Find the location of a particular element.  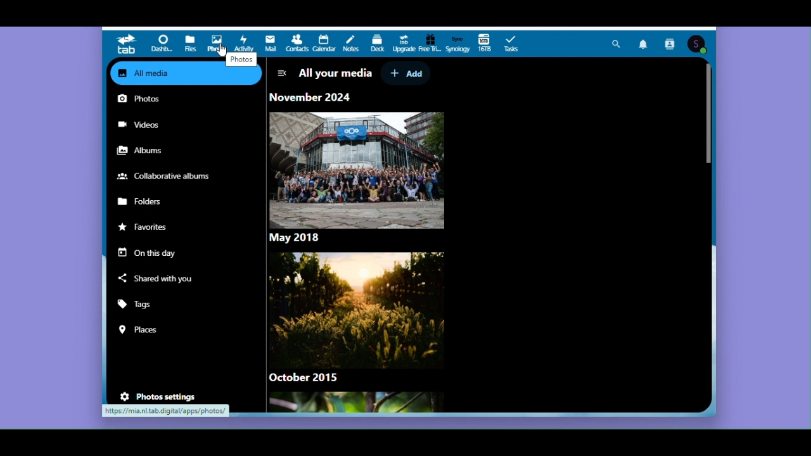

Places is located at coordinates (145, 331).